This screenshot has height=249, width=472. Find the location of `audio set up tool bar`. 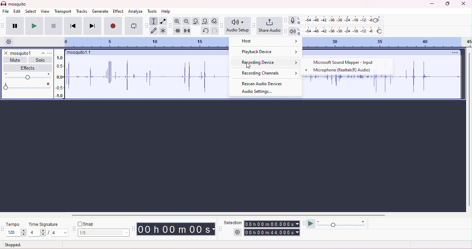

audio set up tool bar is located at coordinates (285, 31).